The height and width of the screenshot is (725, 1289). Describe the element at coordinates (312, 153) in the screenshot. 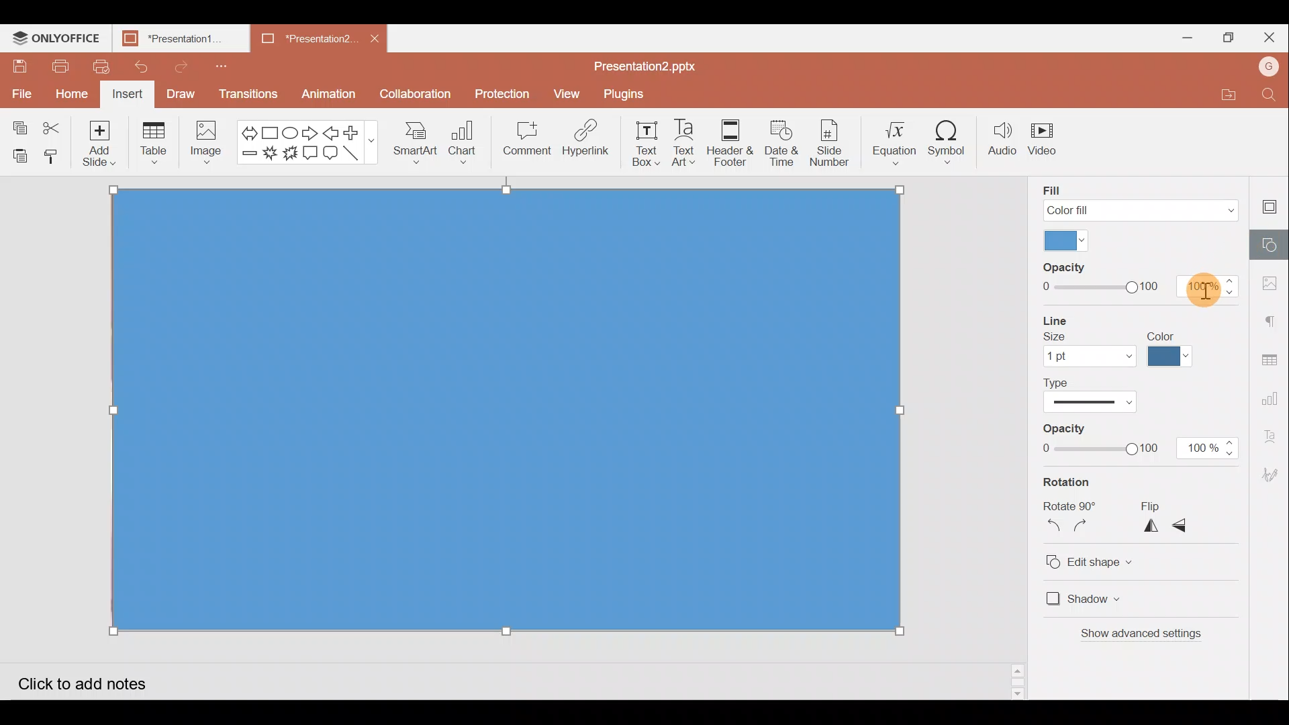

I see `Rectangular callout` at that location.